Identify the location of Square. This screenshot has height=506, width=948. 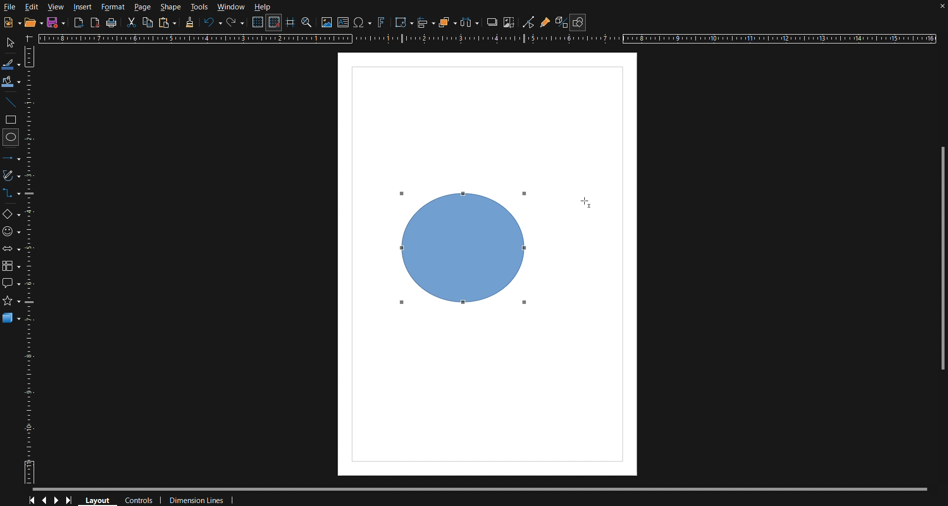
(12, 121).